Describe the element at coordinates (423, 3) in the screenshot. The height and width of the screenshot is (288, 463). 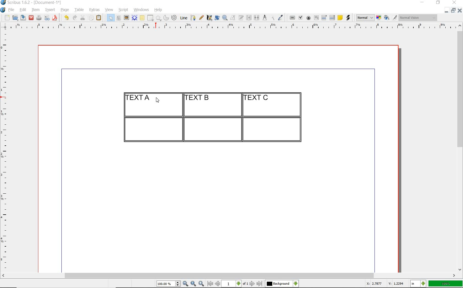
I see `minimize` at that location.